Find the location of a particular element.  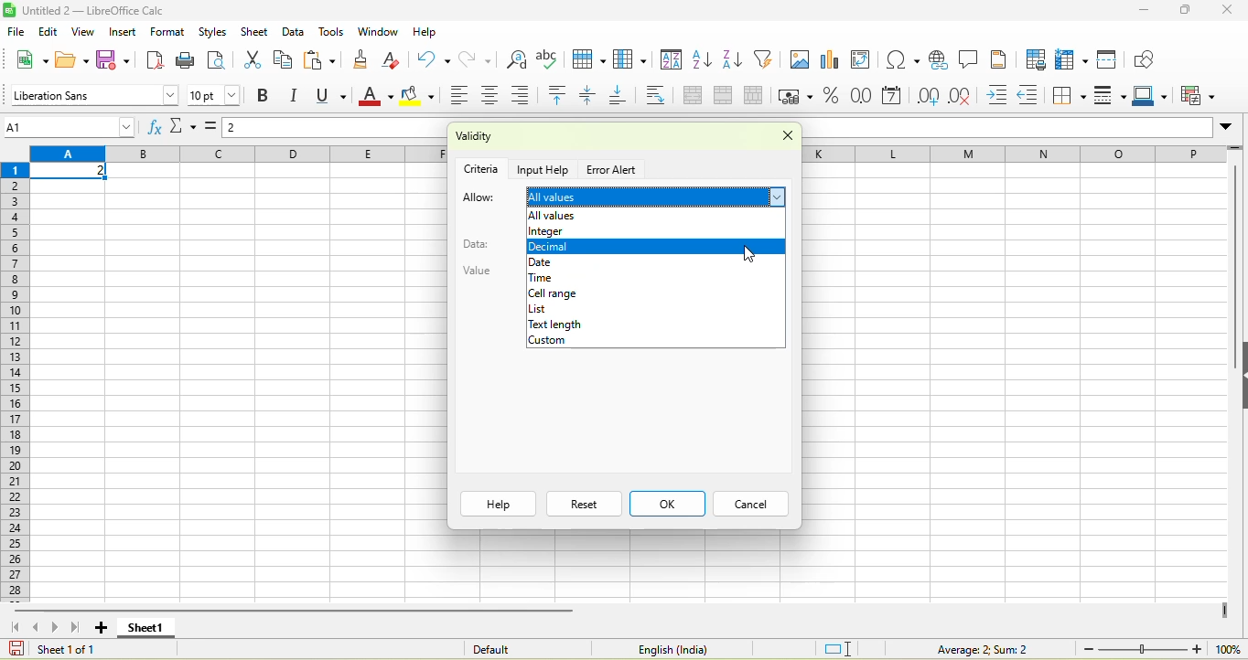

format as number is located at coordinates (863, 97).